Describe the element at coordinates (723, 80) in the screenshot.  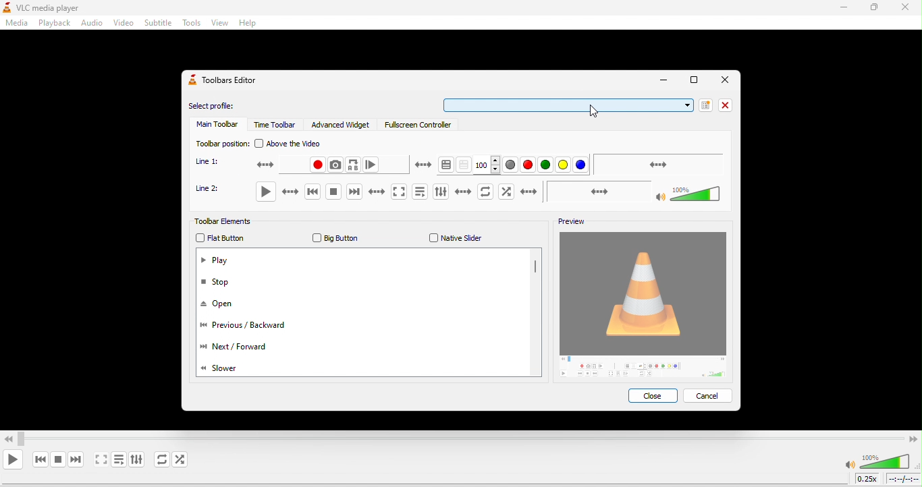
I see `close` at that location.